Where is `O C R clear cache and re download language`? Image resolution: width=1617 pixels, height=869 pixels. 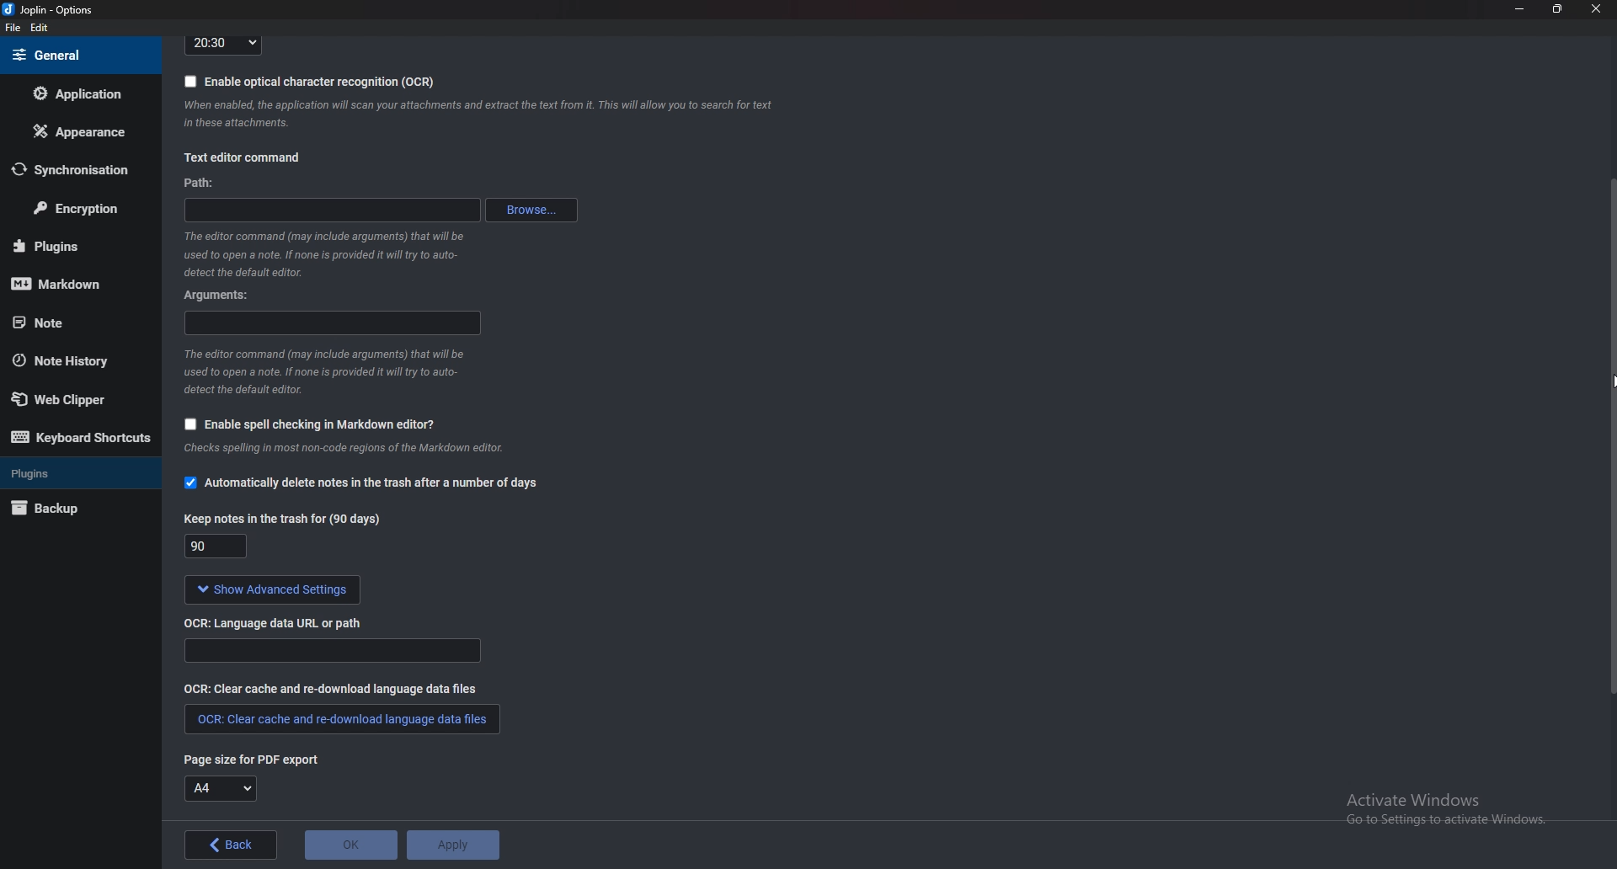
O C R clear cache and re download language is located at coordinates (334, 688).